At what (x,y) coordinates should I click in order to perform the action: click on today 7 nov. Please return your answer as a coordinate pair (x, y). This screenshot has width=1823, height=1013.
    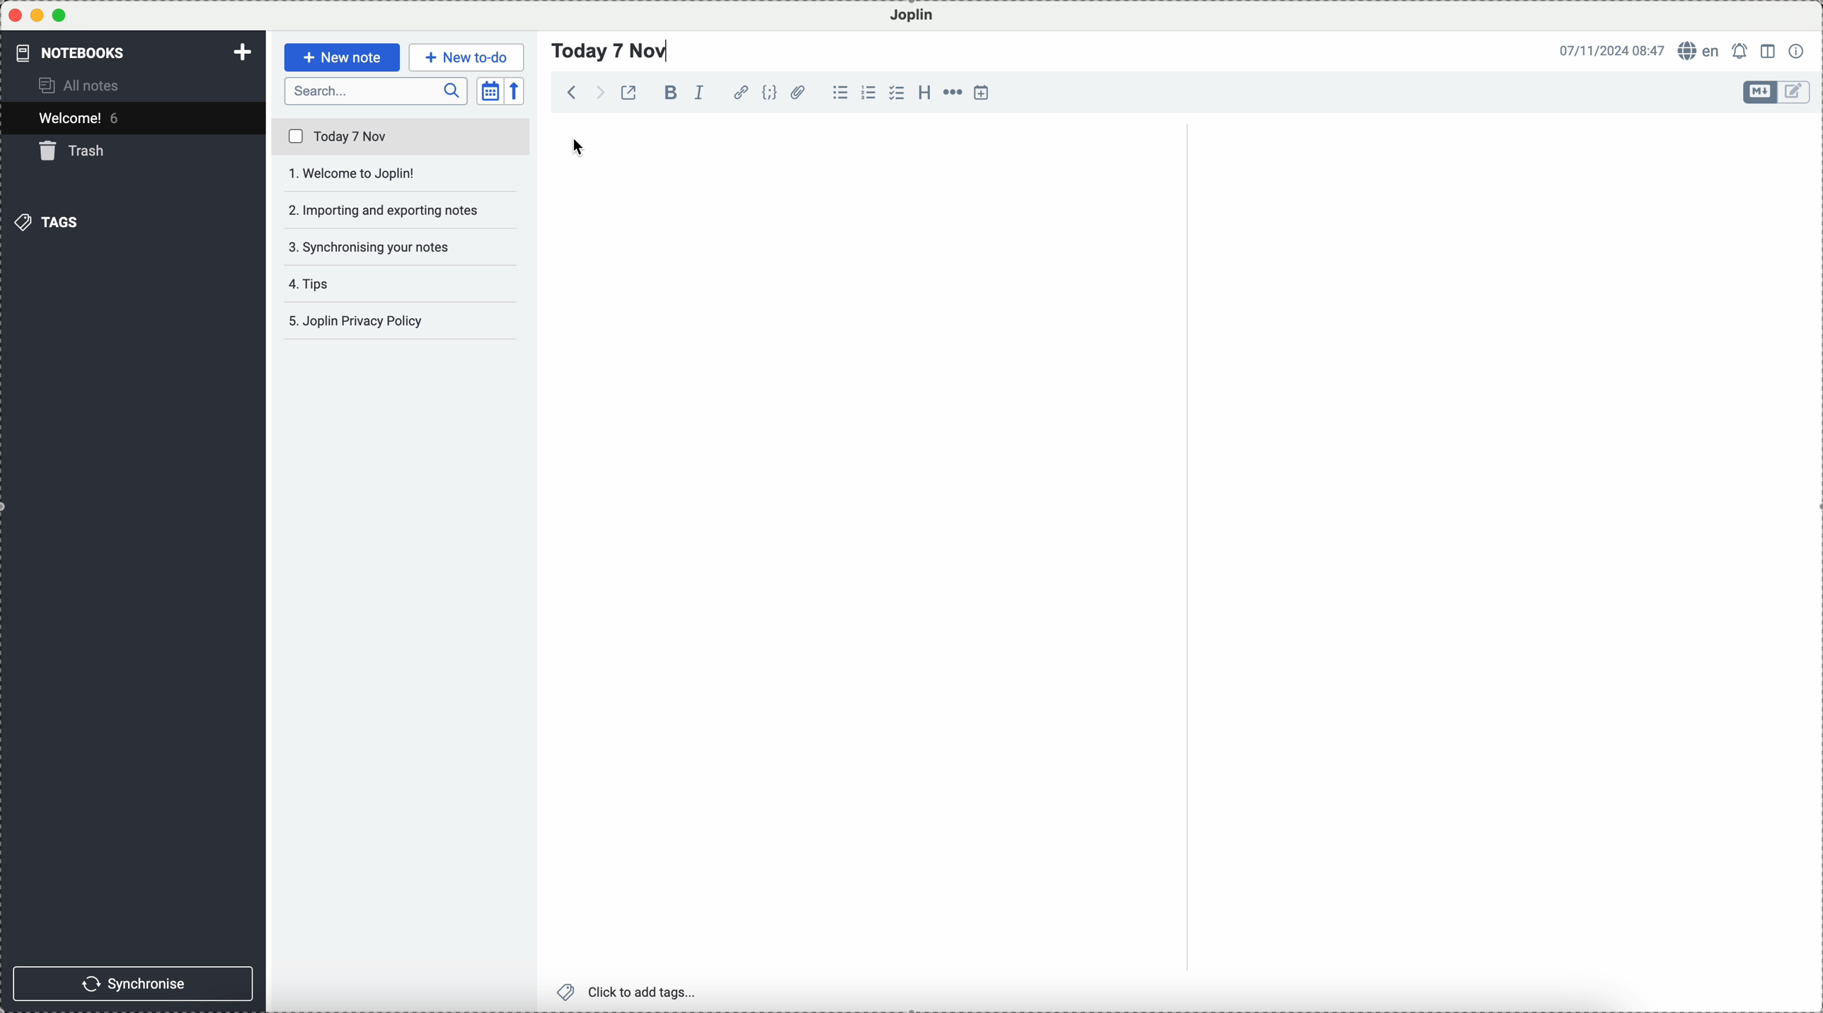
    Looking at the image, I should click on (402, 137).